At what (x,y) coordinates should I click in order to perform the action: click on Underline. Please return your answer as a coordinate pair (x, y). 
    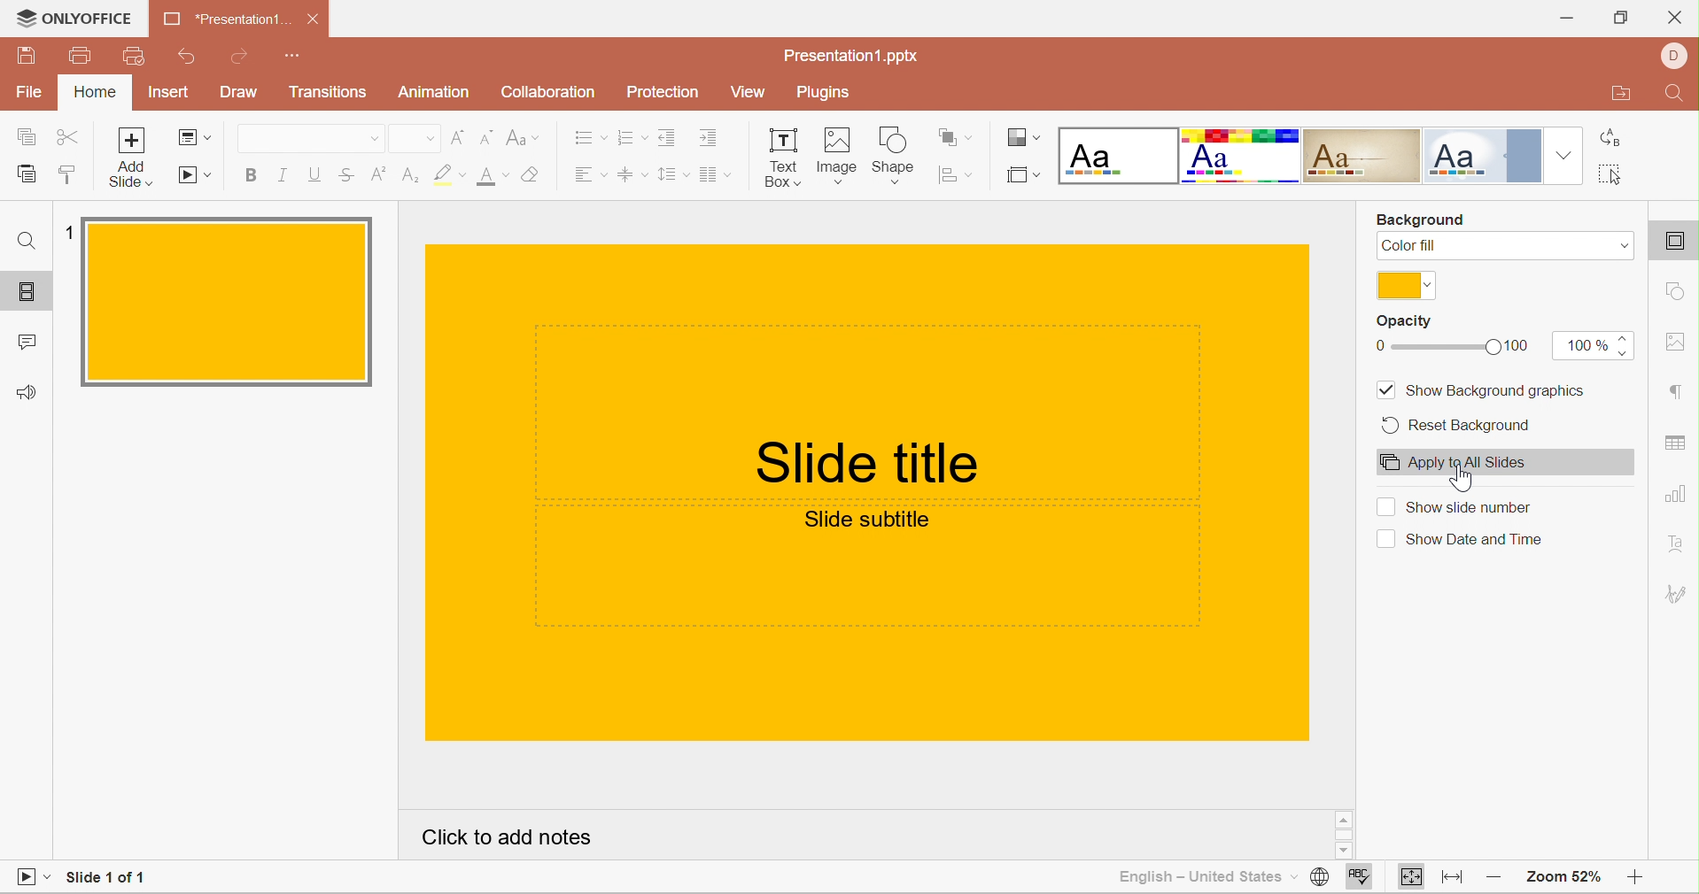
    Looking at the image, I should click on (313, 173).